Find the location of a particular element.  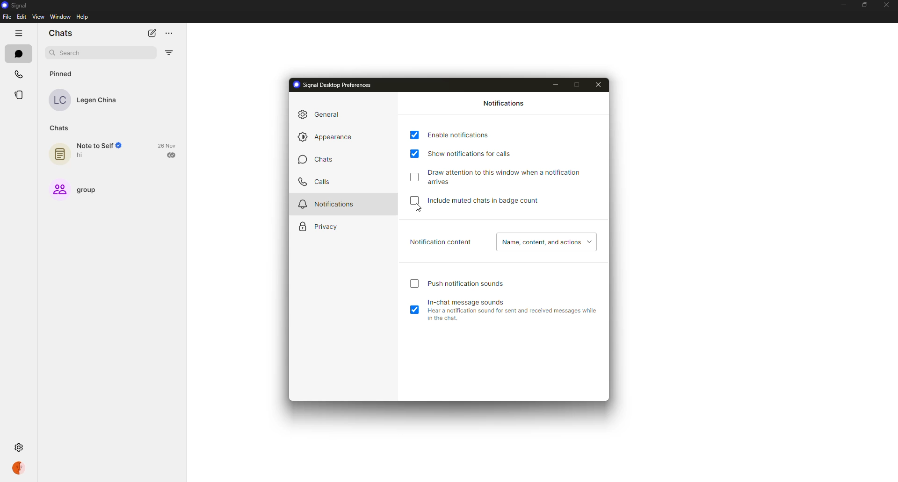

filter is located at coordinates (169, 53).